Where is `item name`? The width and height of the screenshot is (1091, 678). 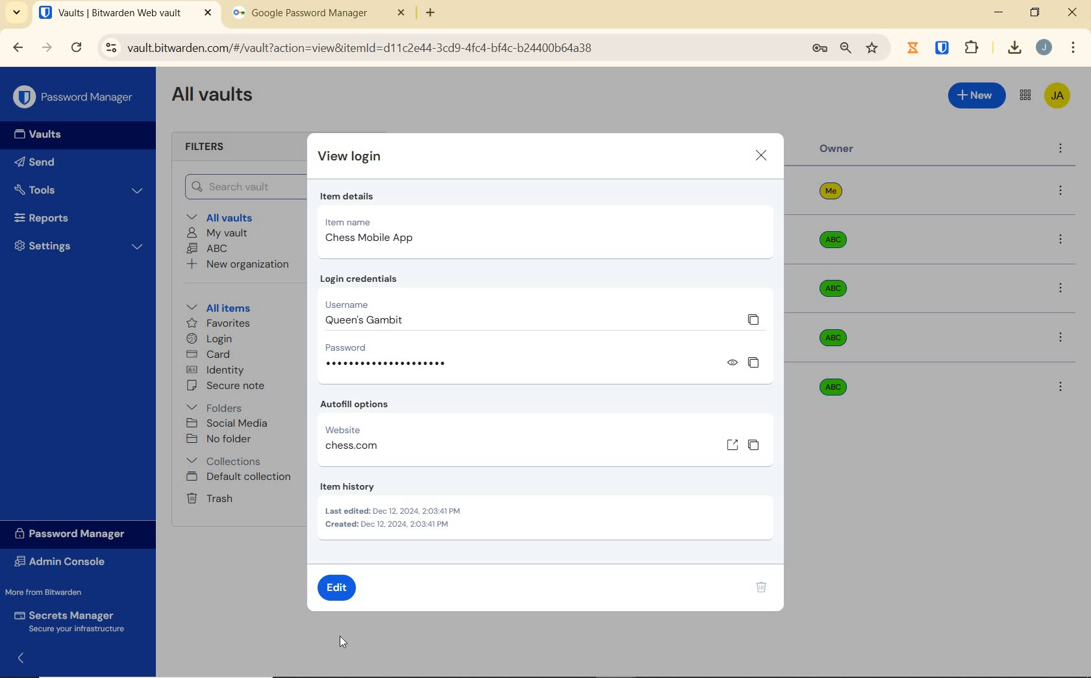
item name is located at coordinates (373, 220).